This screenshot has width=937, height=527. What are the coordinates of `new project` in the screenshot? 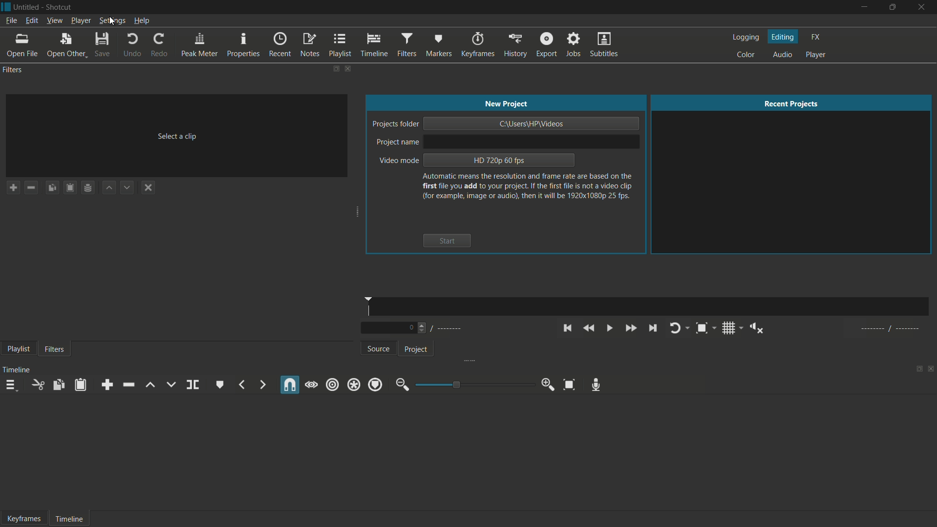 It's located at (506, 103).